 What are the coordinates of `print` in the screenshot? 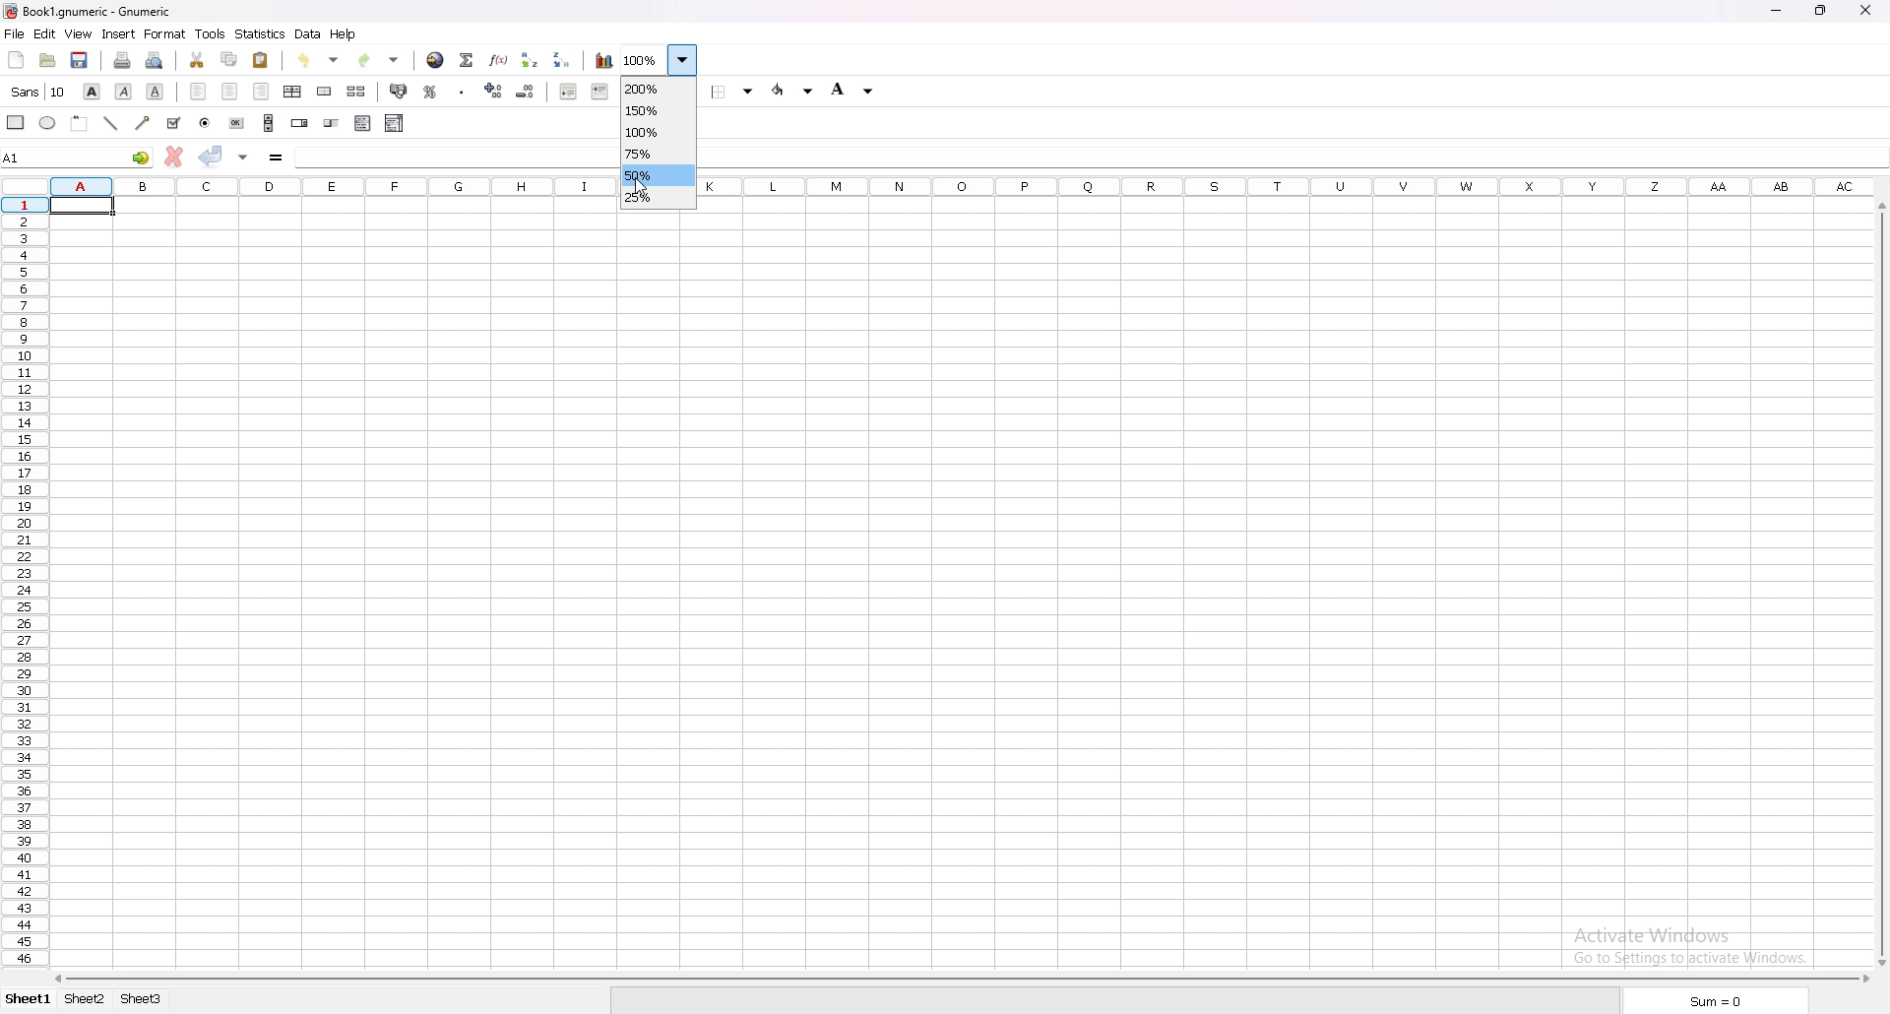 It's located at (123, 60).